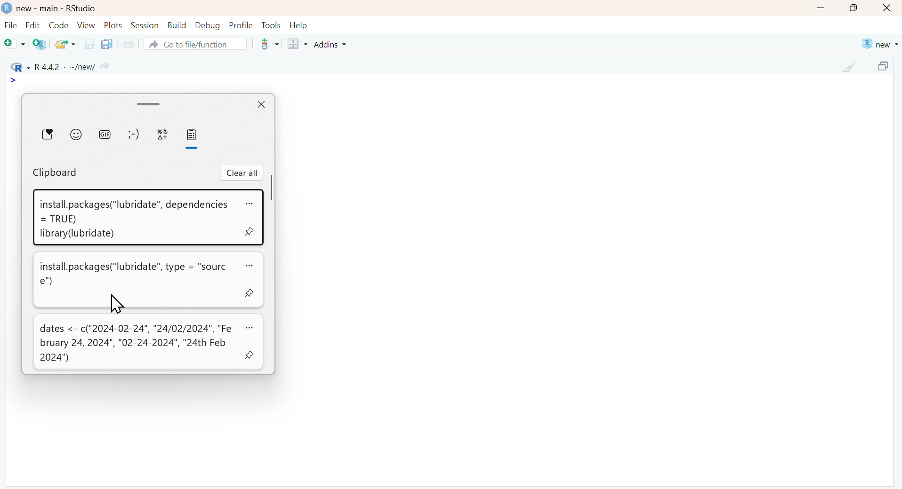 This screenshot has width=902, height=489. Describe the element at coordinates (57, 8) in the screenshot. I see `new - main - RStudio` at that location.